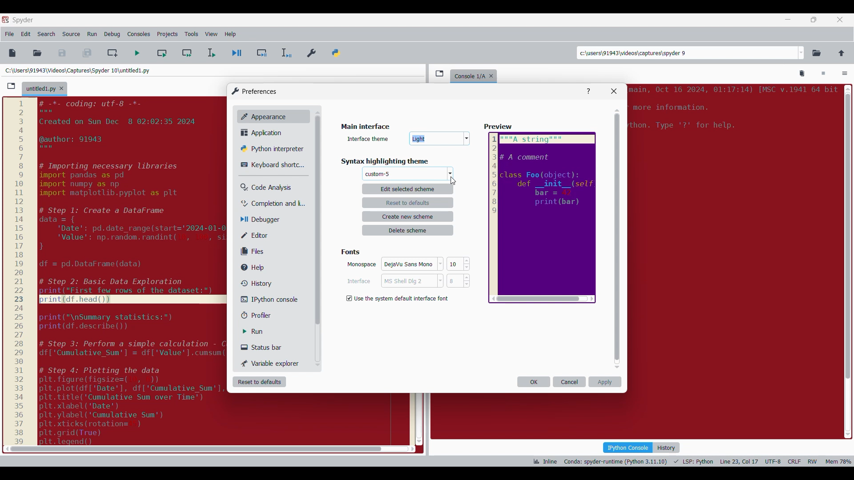  Describe the element at coordinates (77, 70) in the screenshot. I see `File location` at that location.